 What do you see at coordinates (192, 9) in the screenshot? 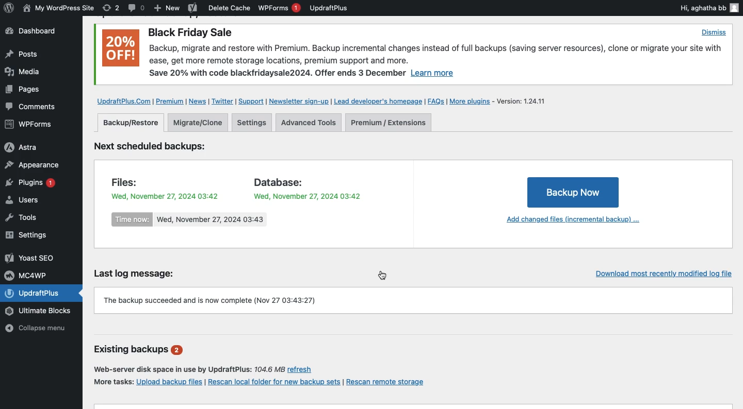
I see `Yoast` at bounding box center [192, 9].